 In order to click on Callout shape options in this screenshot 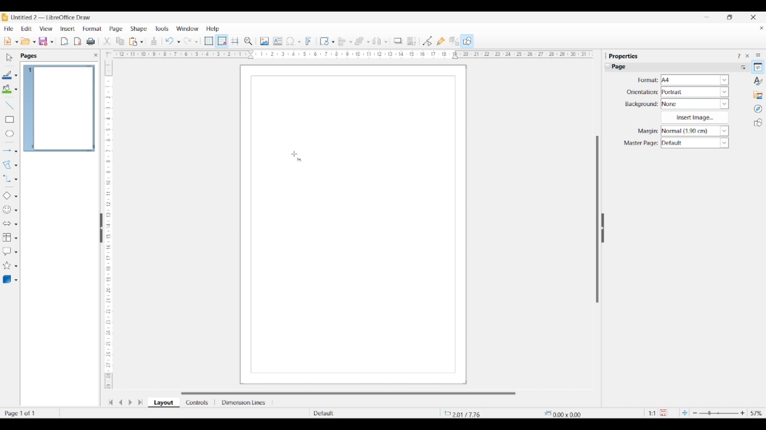, I will do `click(16, 252)`.